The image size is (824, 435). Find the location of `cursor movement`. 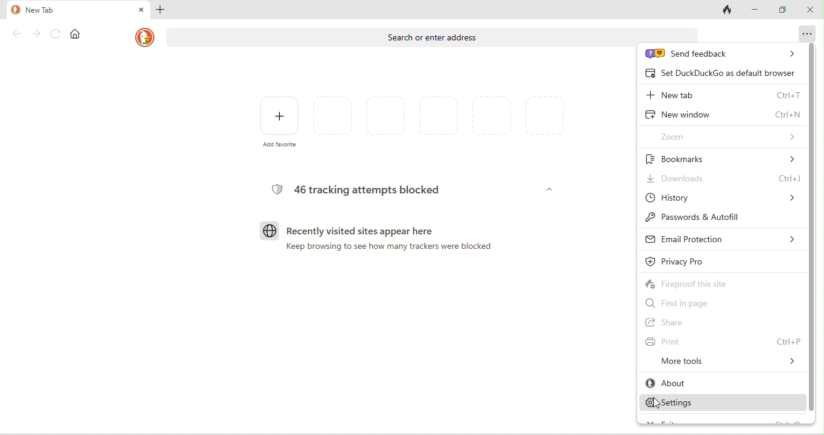

cursor movement is located at coordinates (655, 404).